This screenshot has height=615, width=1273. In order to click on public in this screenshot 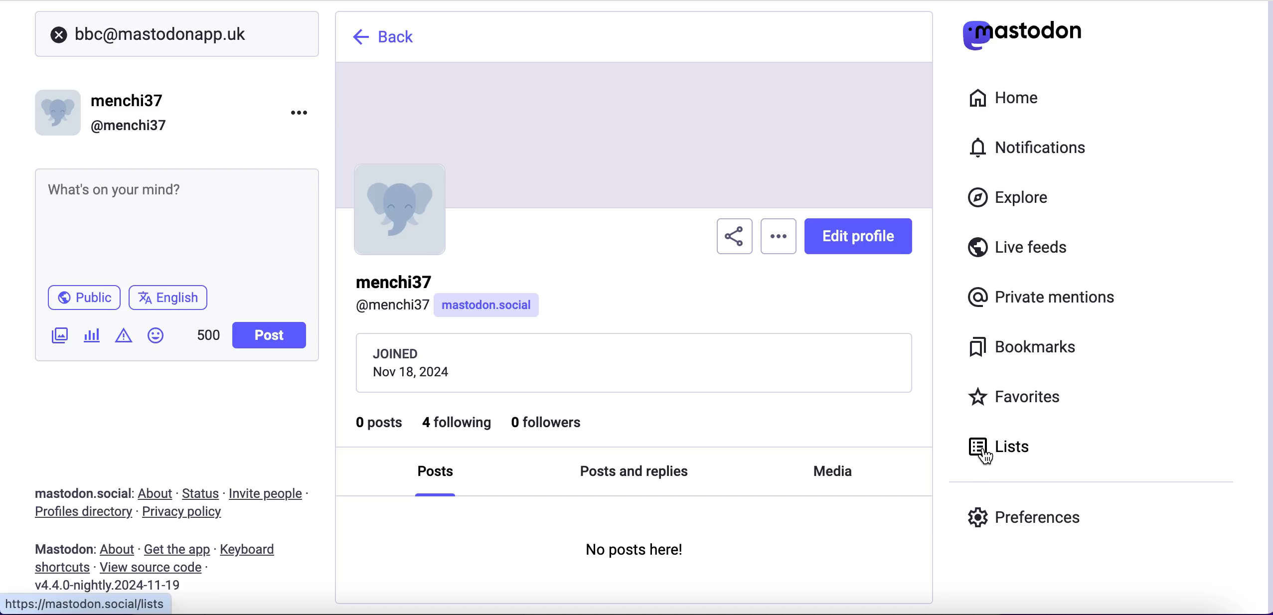, I will do `click(83, 300)`.